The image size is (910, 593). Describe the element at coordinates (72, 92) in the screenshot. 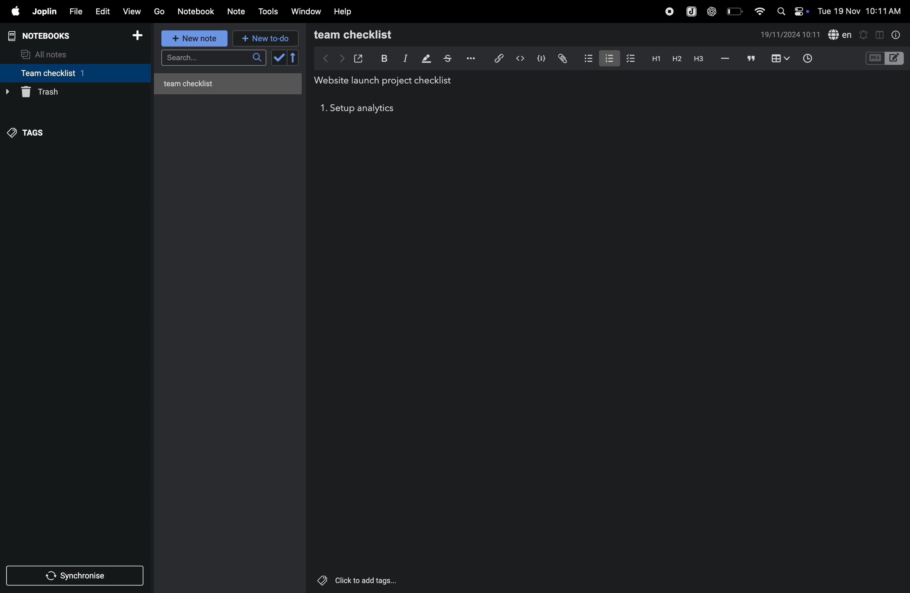

I see `trash` at that location.